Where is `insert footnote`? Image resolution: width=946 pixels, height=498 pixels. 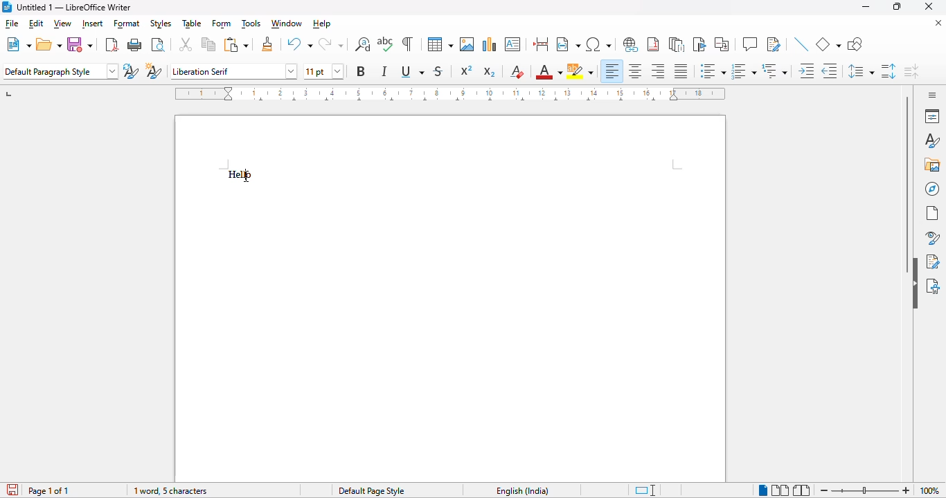
insert footnote is located at coordinates (653, 45).